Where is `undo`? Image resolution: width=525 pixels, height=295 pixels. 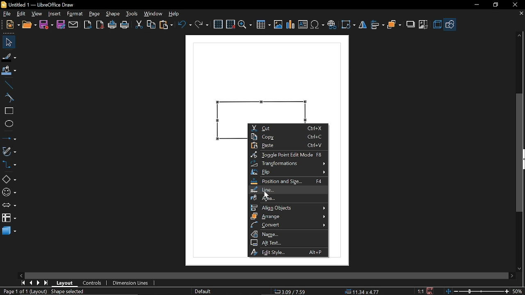
undo is located at coordinates (185, 26).